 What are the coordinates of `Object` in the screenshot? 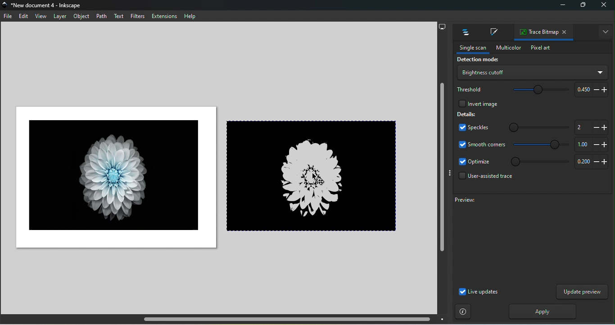 It's located at (82, 17).